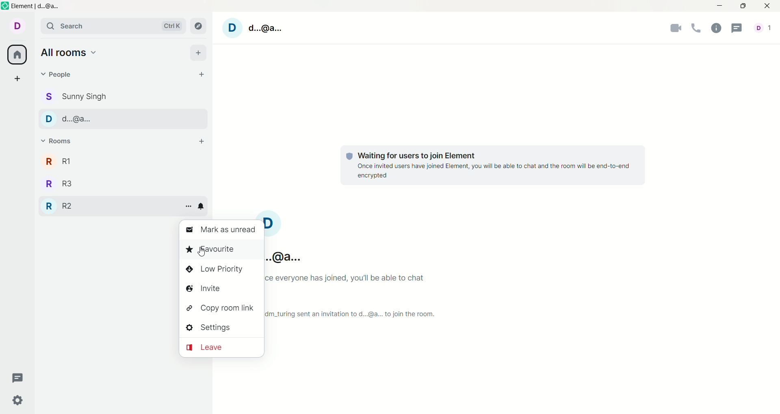 The image size is (780, 414). Describe the element at coordinates (201, 252) in the screenshot. I see `Cursor` at that location.